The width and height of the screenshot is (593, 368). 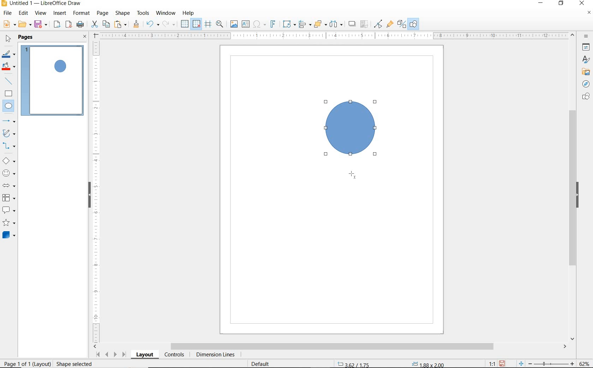 I want to click on SAVE, so click(x=42, y=24).